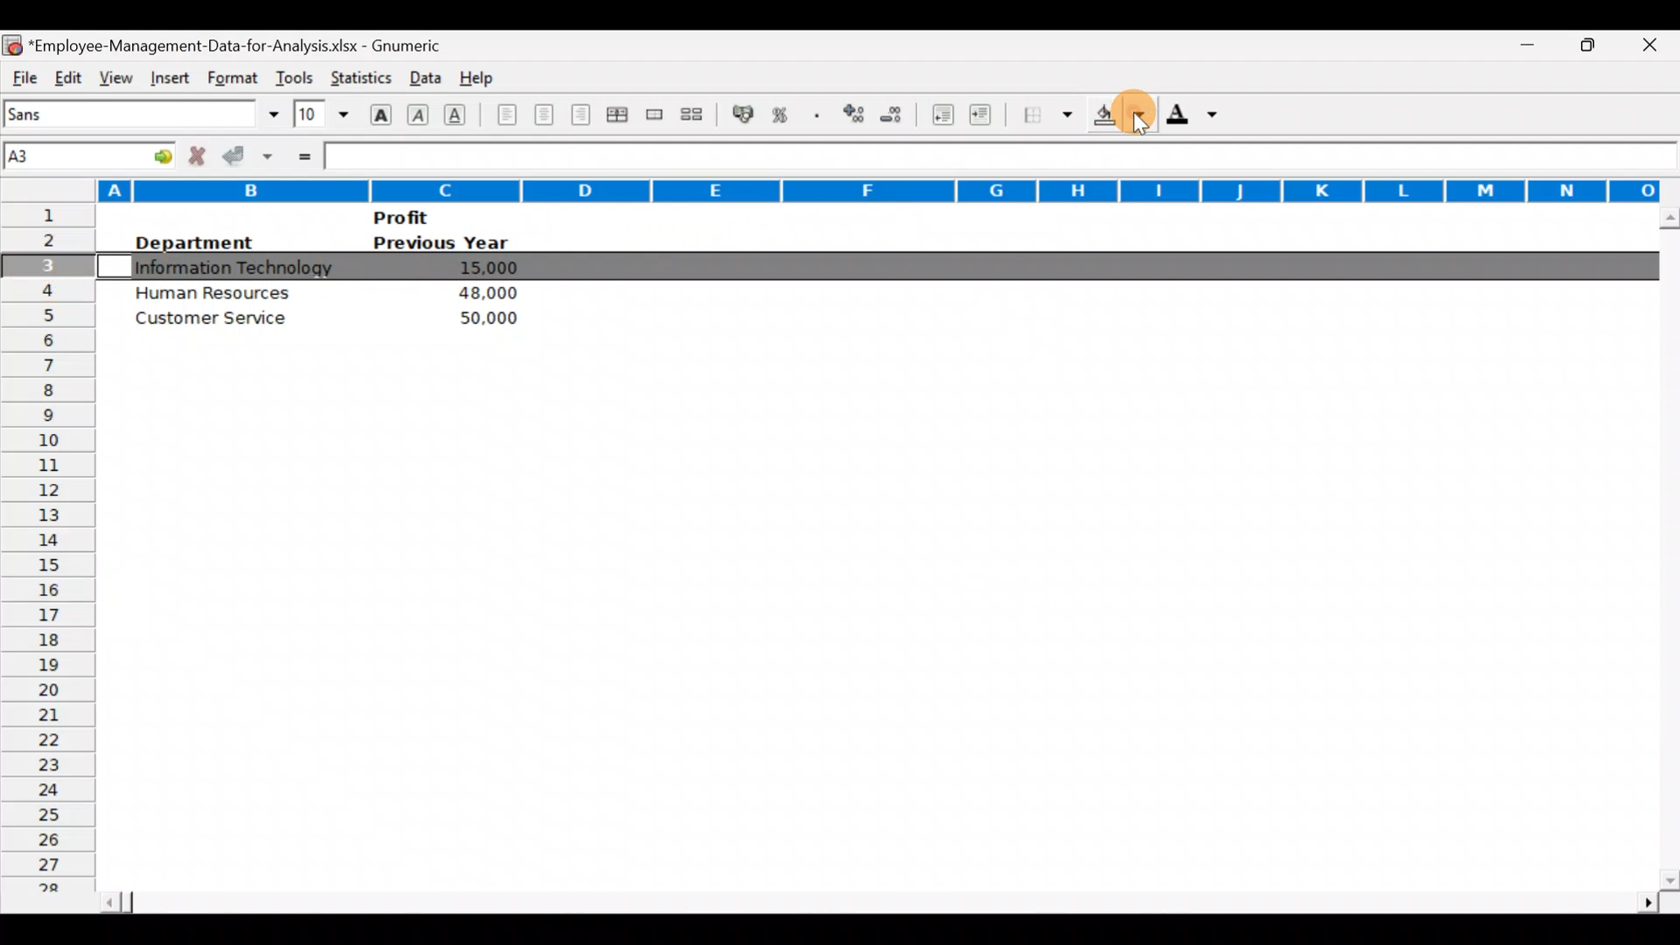 Image resolution: width=1680 pixels, height=945 pixels. What do you see at coordinates (1118, 120) in the screenshot?
I see `Background` at bounding box center [1118, 120].